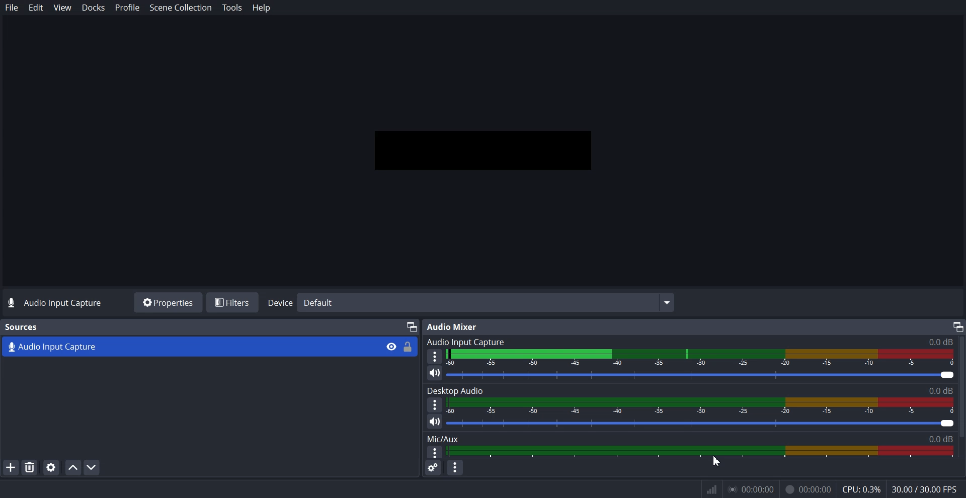  I want to click on Profile, so click(127, 8).